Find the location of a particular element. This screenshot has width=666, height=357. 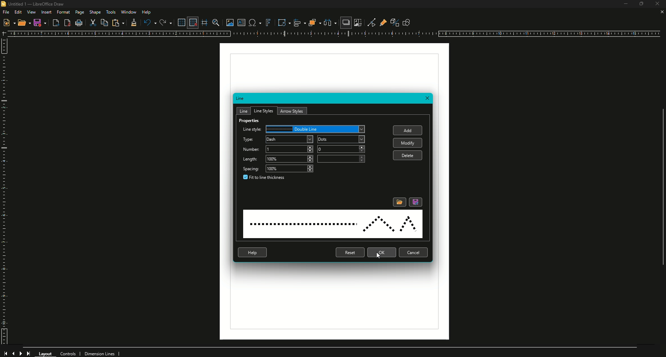

Export is located at coordinates (55, 23).